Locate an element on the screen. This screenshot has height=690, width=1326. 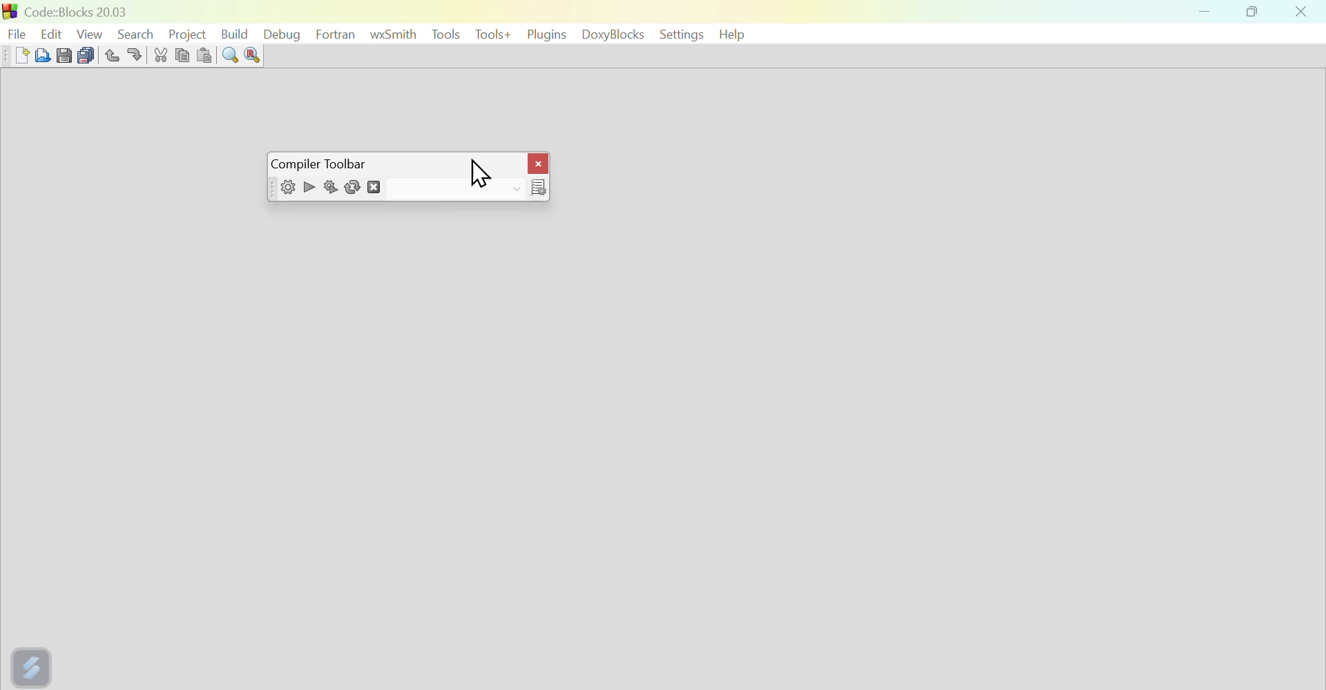
 is located at coordinates (331, 189).